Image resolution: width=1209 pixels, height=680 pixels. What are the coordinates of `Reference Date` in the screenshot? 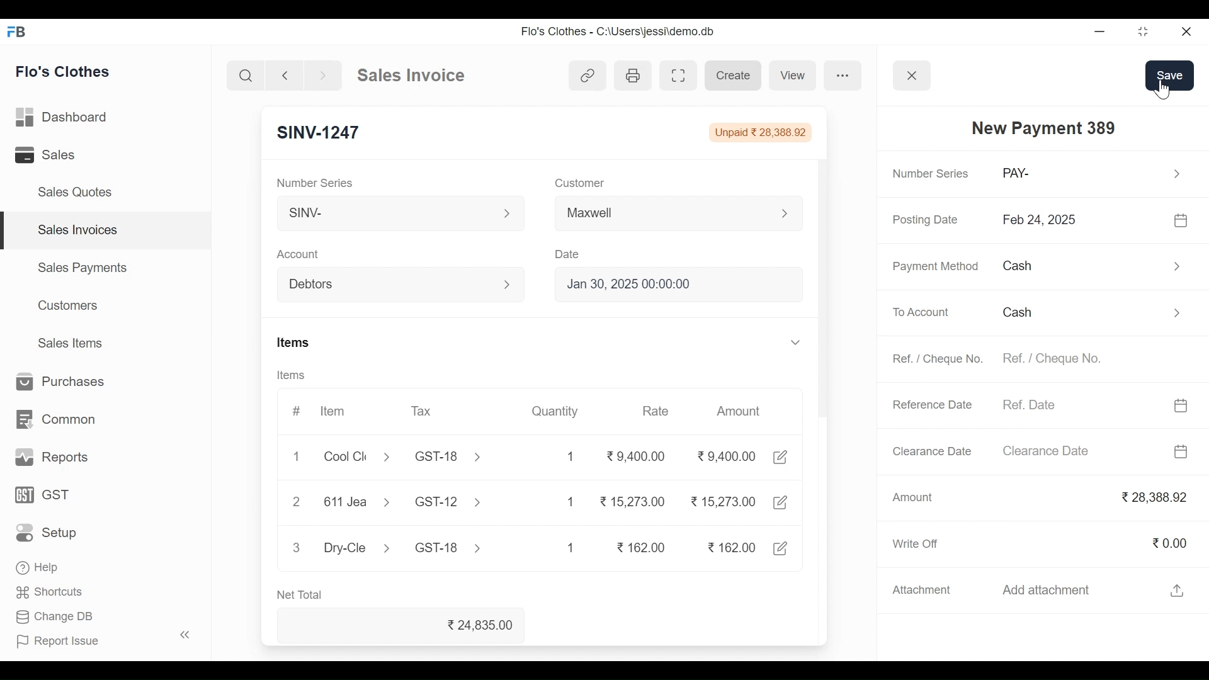 It's located at (934, 406).